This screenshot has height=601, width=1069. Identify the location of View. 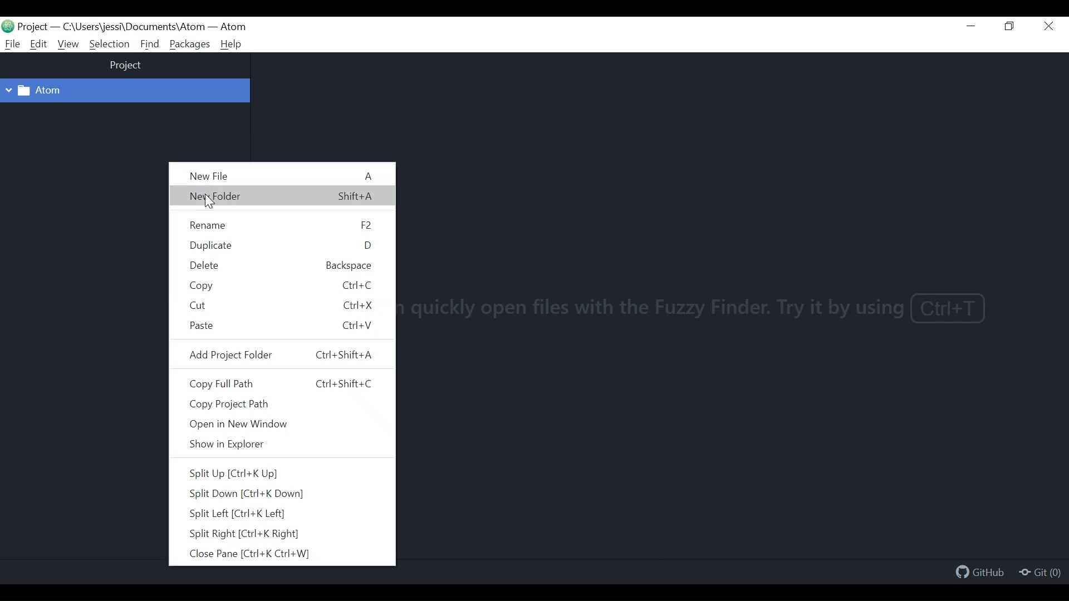
(67, 45).